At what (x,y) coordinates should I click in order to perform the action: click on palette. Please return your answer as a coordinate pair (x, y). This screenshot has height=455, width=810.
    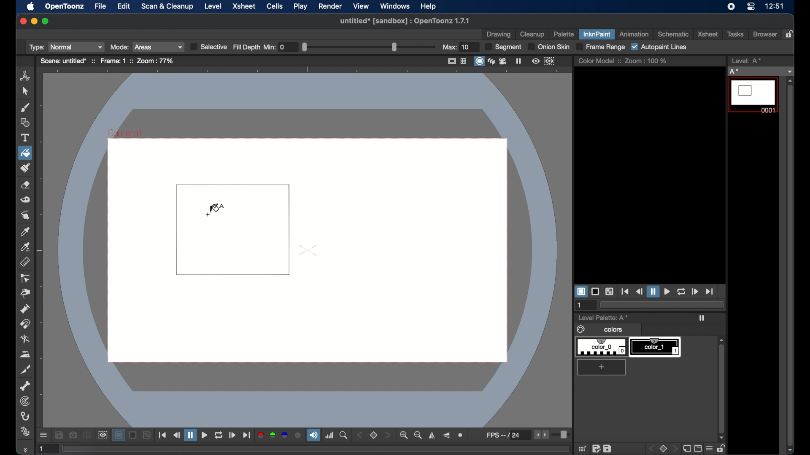
    Looking at the image, I should click on (564, 35).